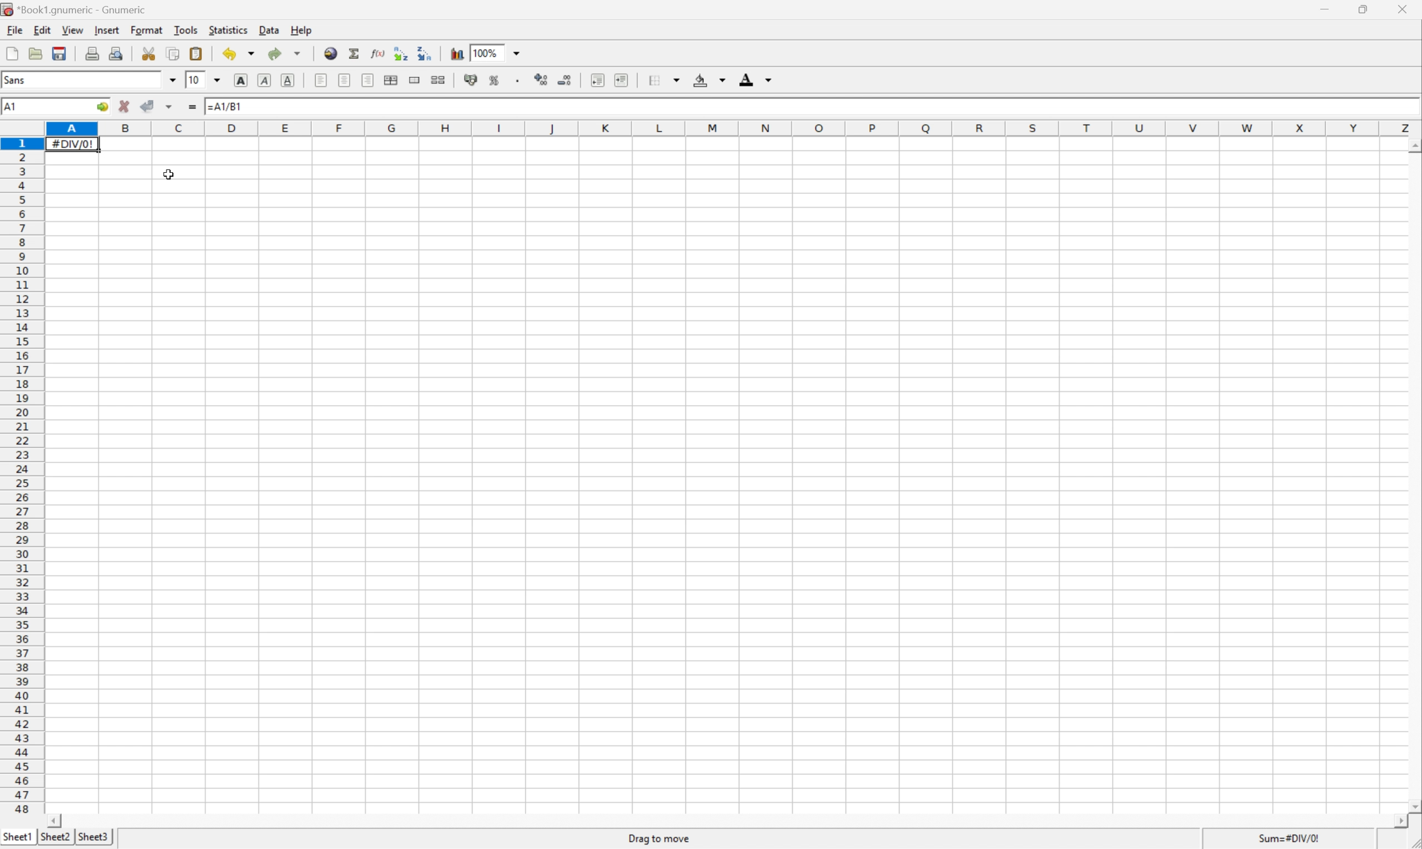  What do you see at coordinates (773, 80) in the screenshot?
I see `Drop down` at bounding box center [773, 80].